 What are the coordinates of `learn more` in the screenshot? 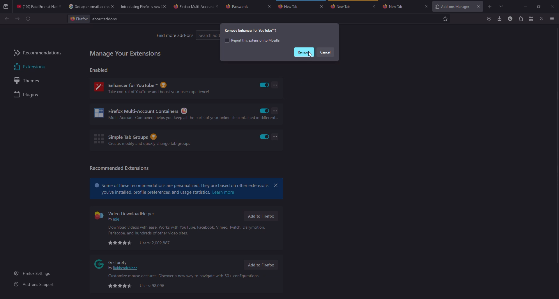 It's located at (182, 184).